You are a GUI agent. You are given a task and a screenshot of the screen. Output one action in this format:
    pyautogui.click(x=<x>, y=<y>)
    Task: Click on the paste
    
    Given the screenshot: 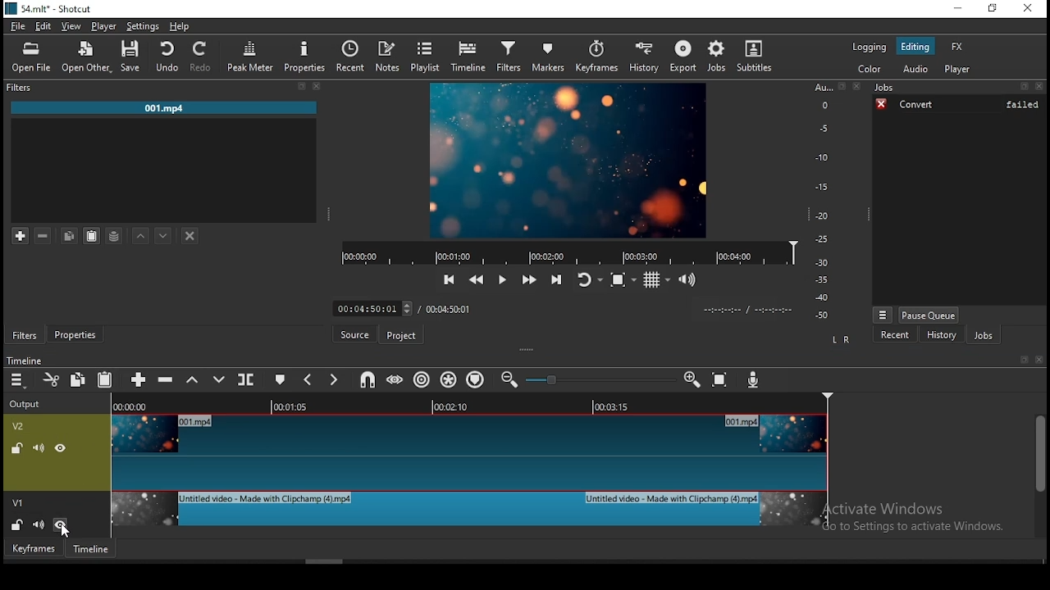 What is the action you would take?
    pyautogui.click(x=91, y=235)
    